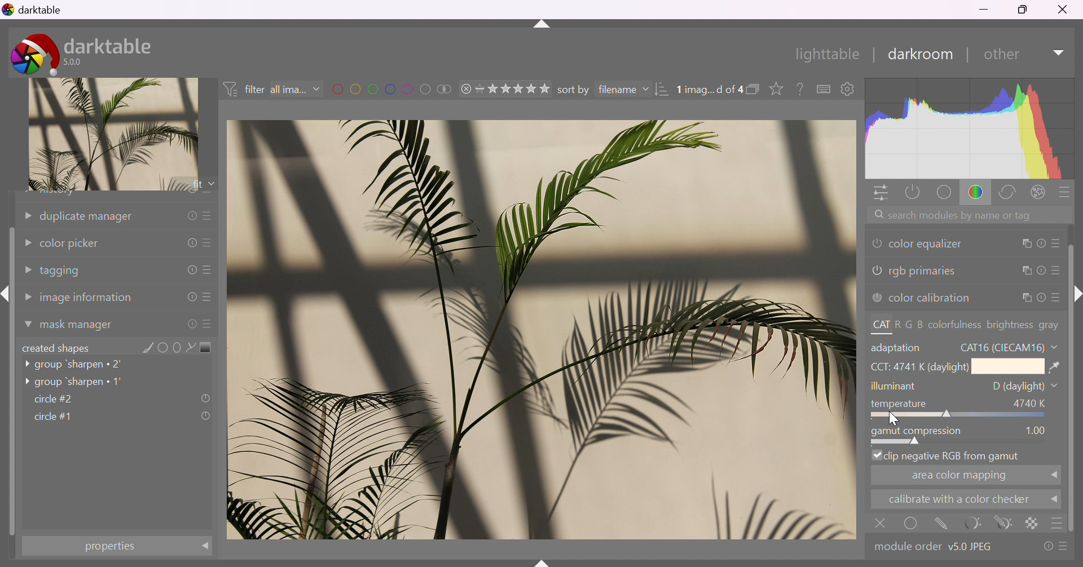 The height and width of the screenshot is (567, 1083). I want to click on darktable, so click(30, 8).